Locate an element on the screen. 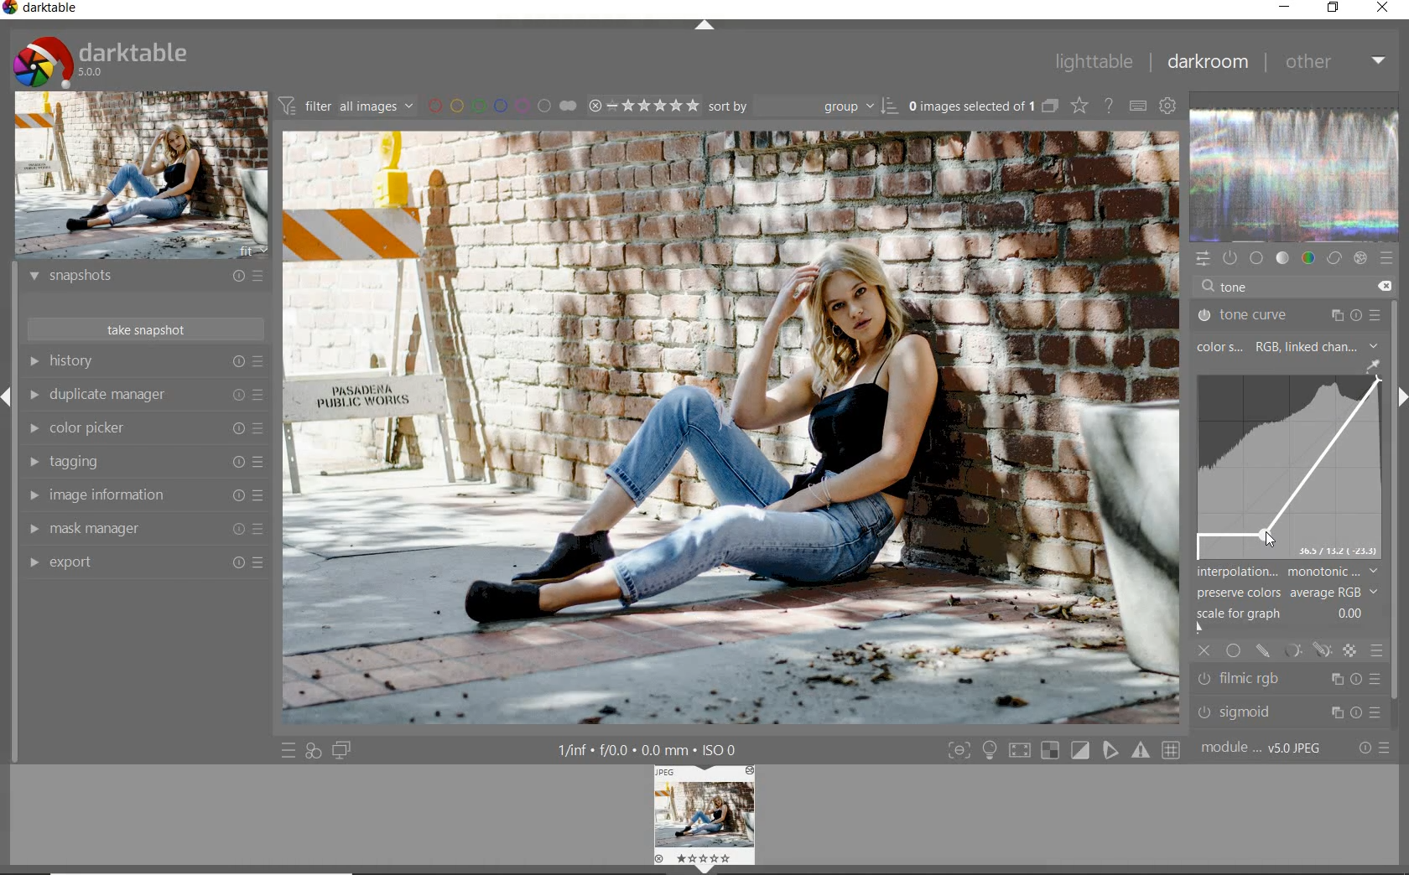 The image size is (1409, 875). waveform is located at coordinates (1295, 176).